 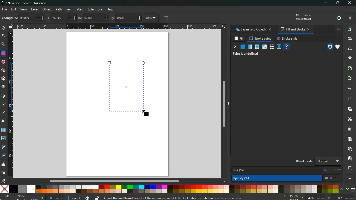 I want to click on rectangle, so click(x=133, y=87).